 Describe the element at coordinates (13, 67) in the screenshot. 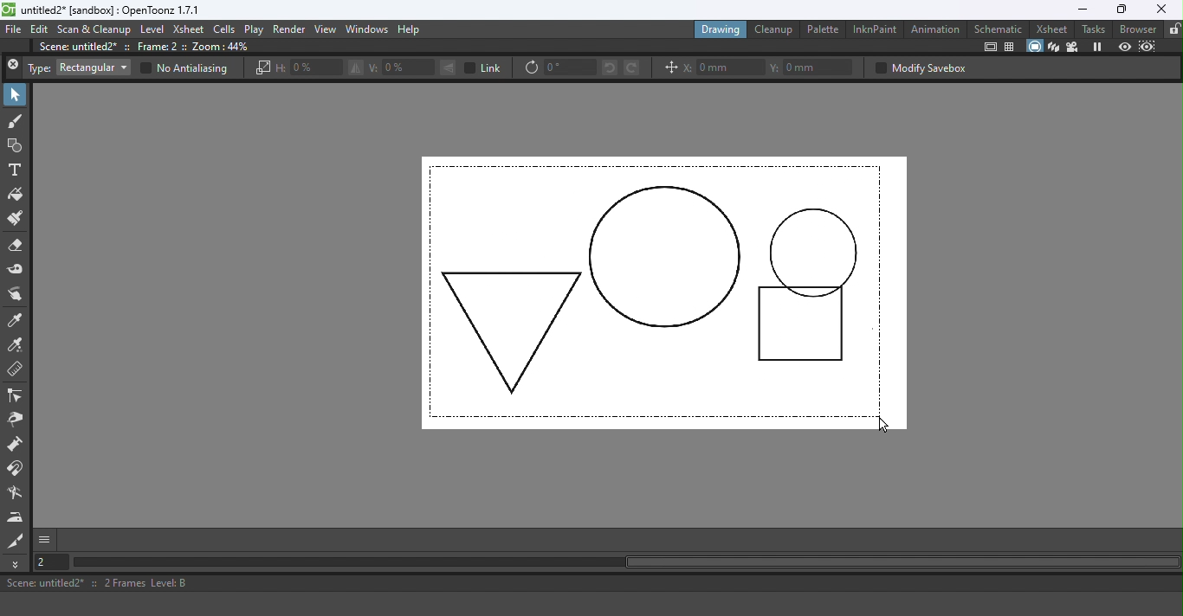

I see `Close` at that location.